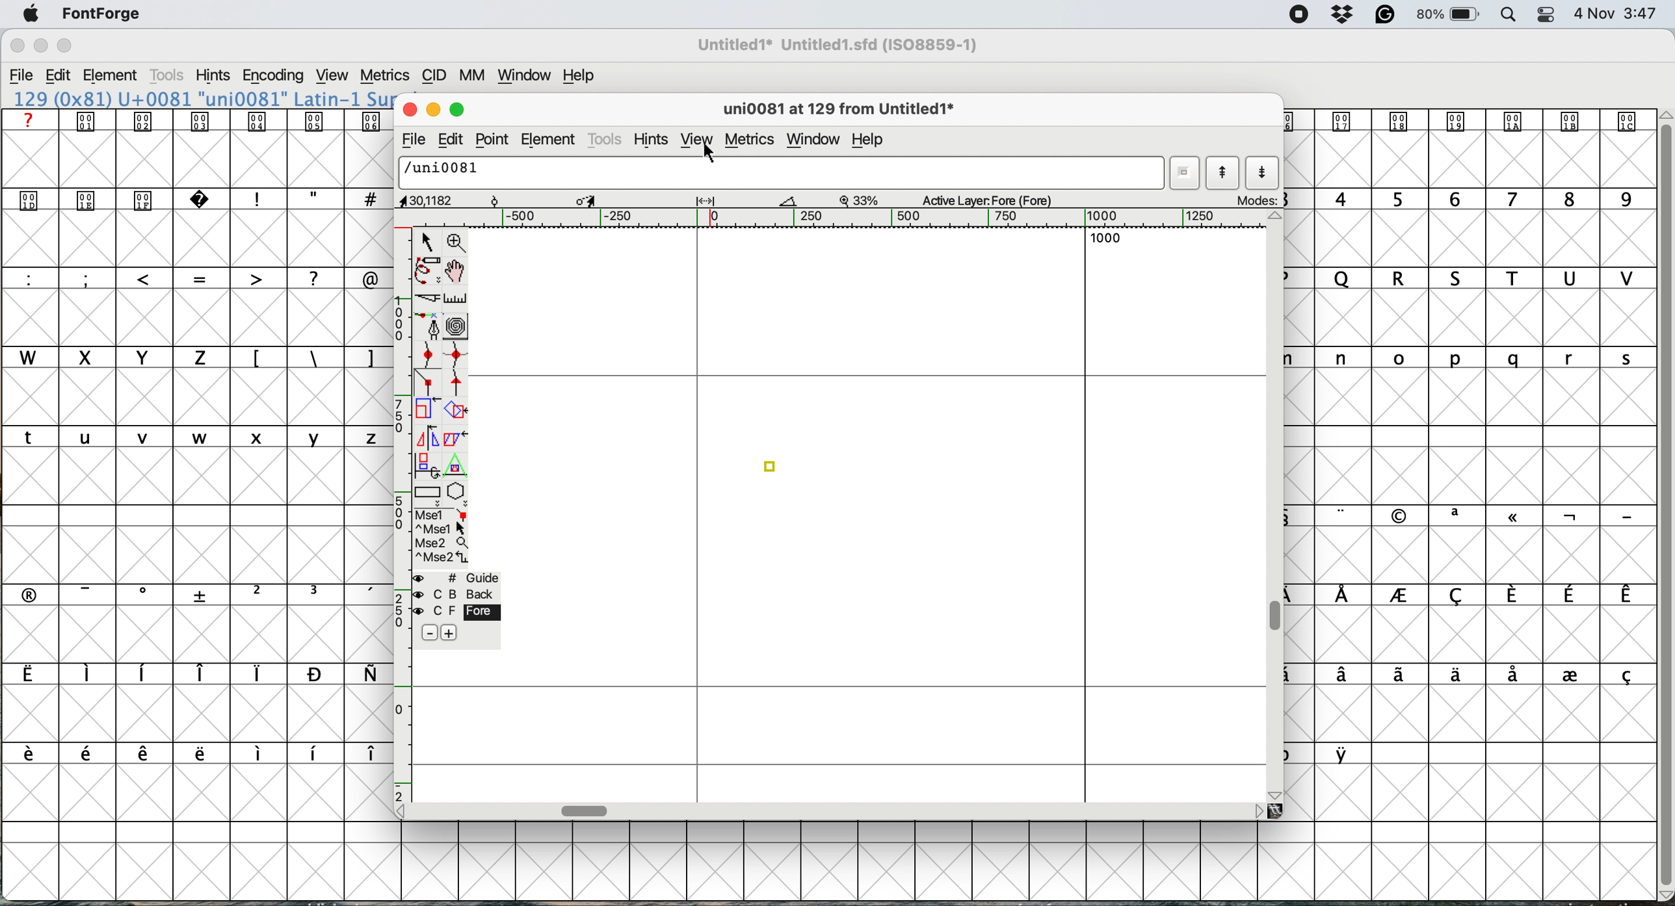 This screenshot has width=1675, height=906. What do you see at coordinates (587, 201) in the screenshot?
I see `Scale/Transform Tool` at bounding box center [587, 201].